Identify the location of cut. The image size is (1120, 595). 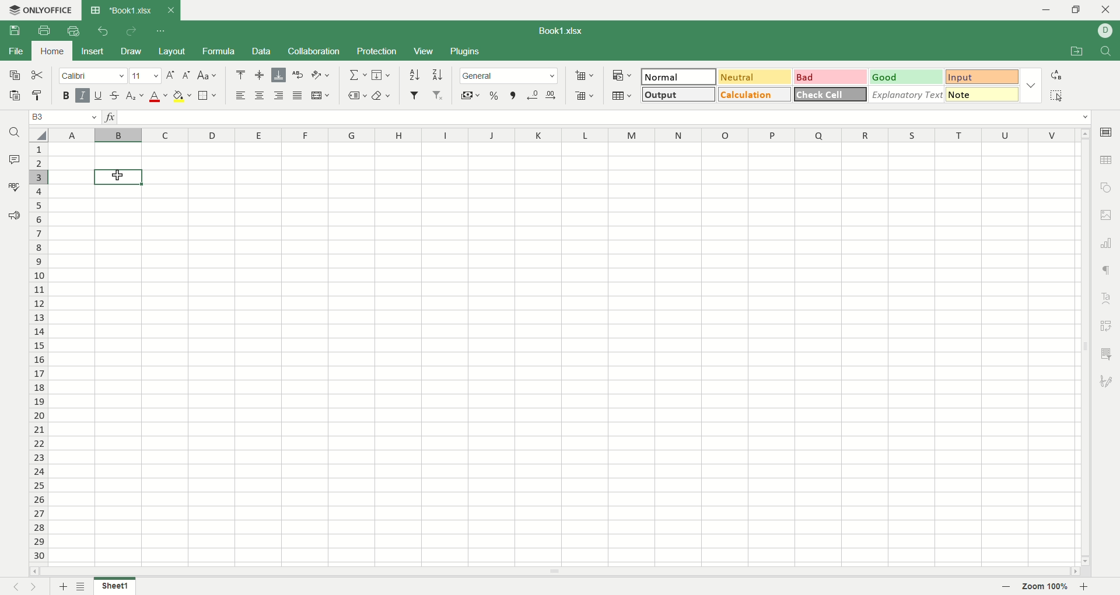
(37, 75).